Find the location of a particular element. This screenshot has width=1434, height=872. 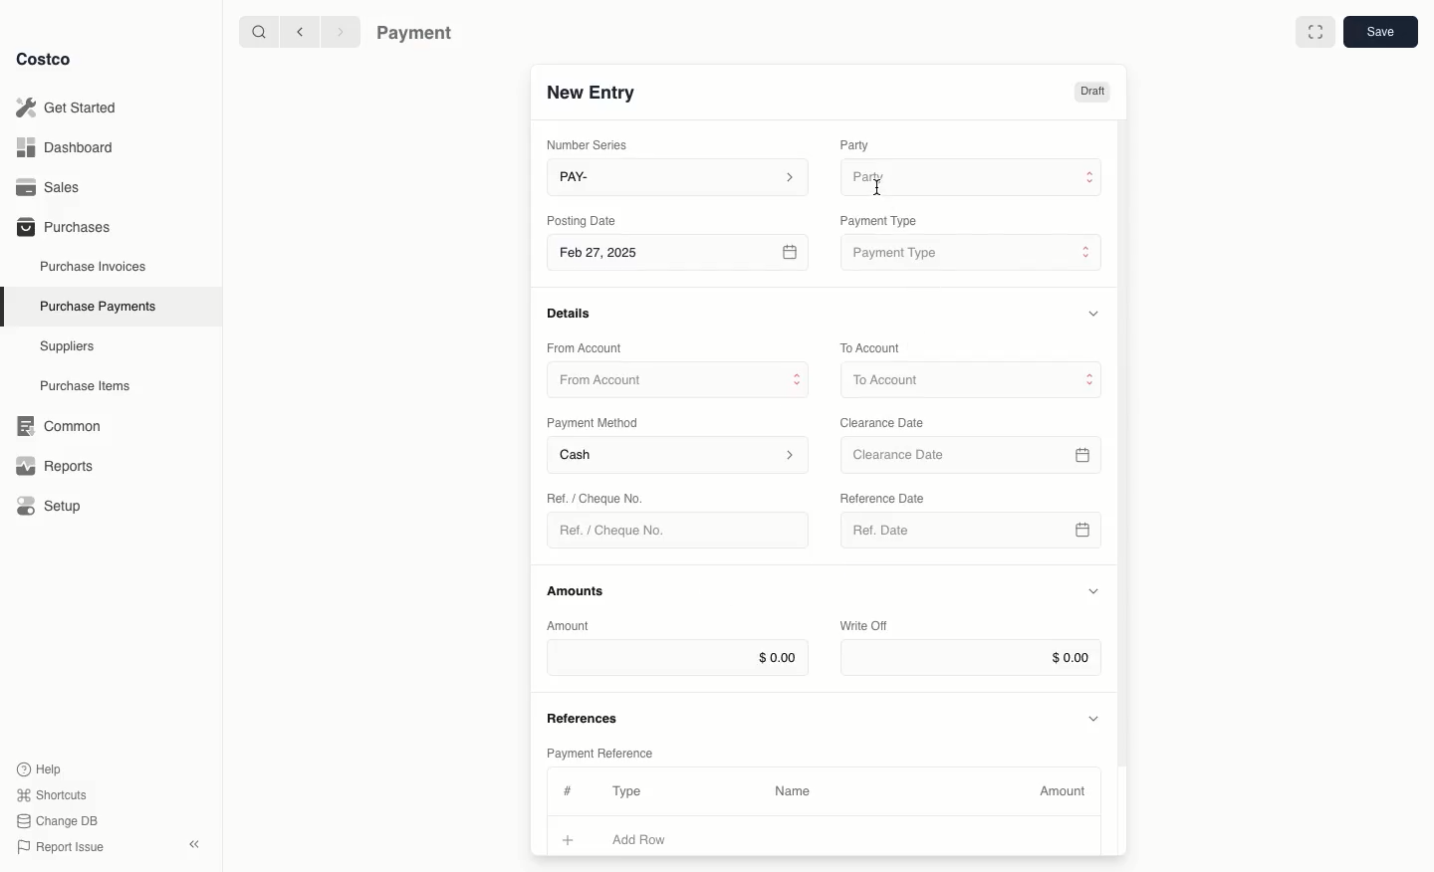

$0.00 is located at coordinates (677, 657).